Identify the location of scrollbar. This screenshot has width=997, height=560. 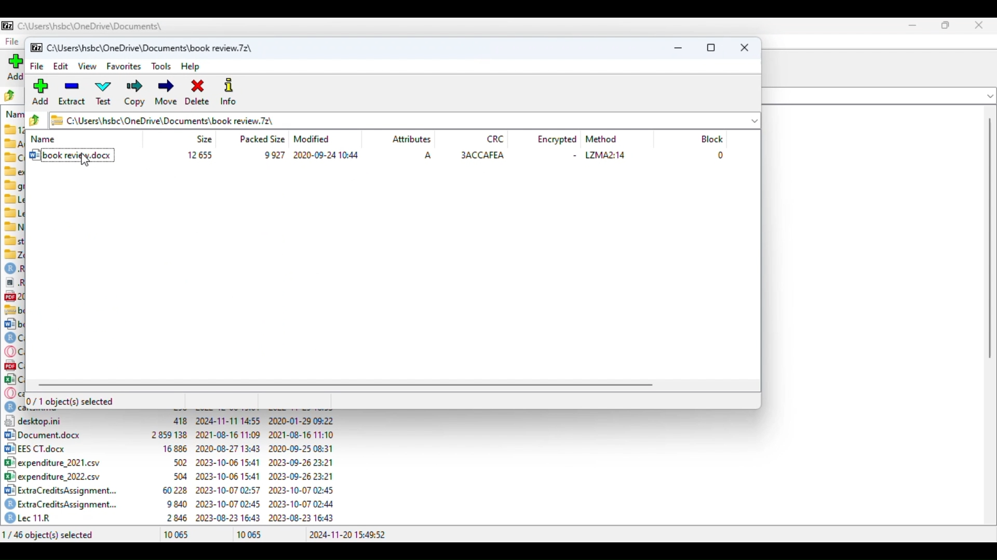
(991, 237).